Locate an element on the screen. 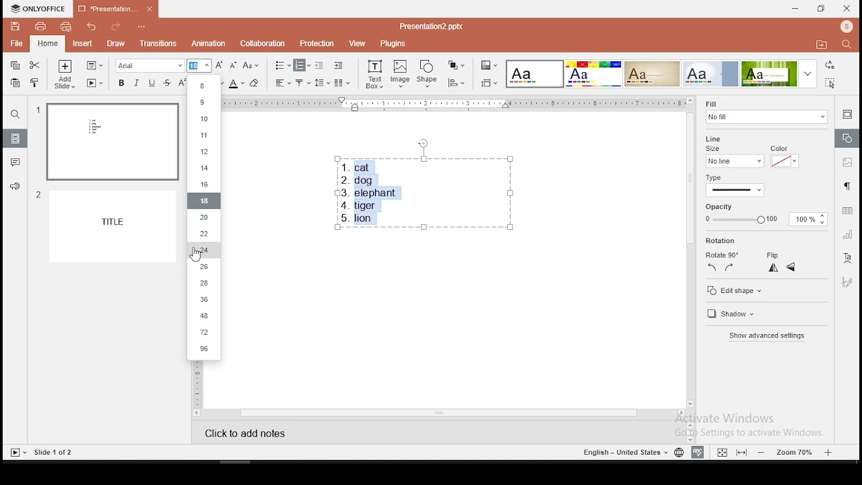 This screenshot has height=485, width=862. clone formatting is located at coordinates (35, 82).